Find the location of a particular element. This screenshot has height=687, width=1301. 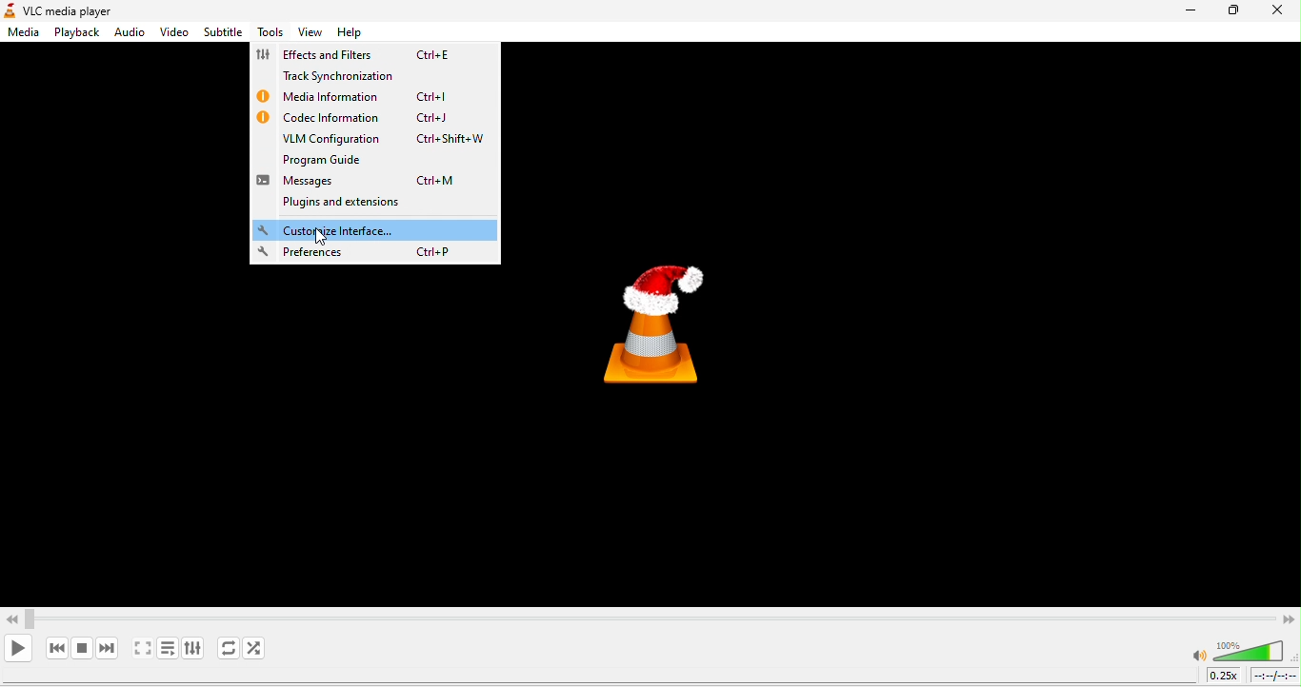

vlc media player is located at coordinates (91, 10).